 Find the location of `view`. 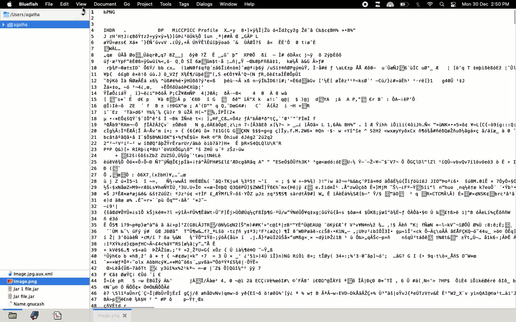

view is located at coordinates (82, 4).